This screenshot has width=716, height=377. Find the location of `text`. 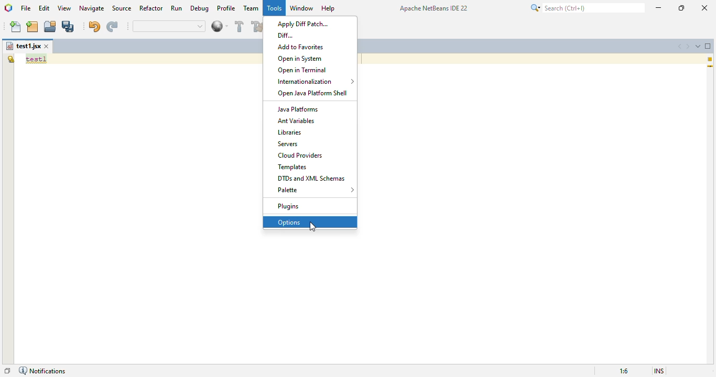

text is located at coordinates (36, 59).